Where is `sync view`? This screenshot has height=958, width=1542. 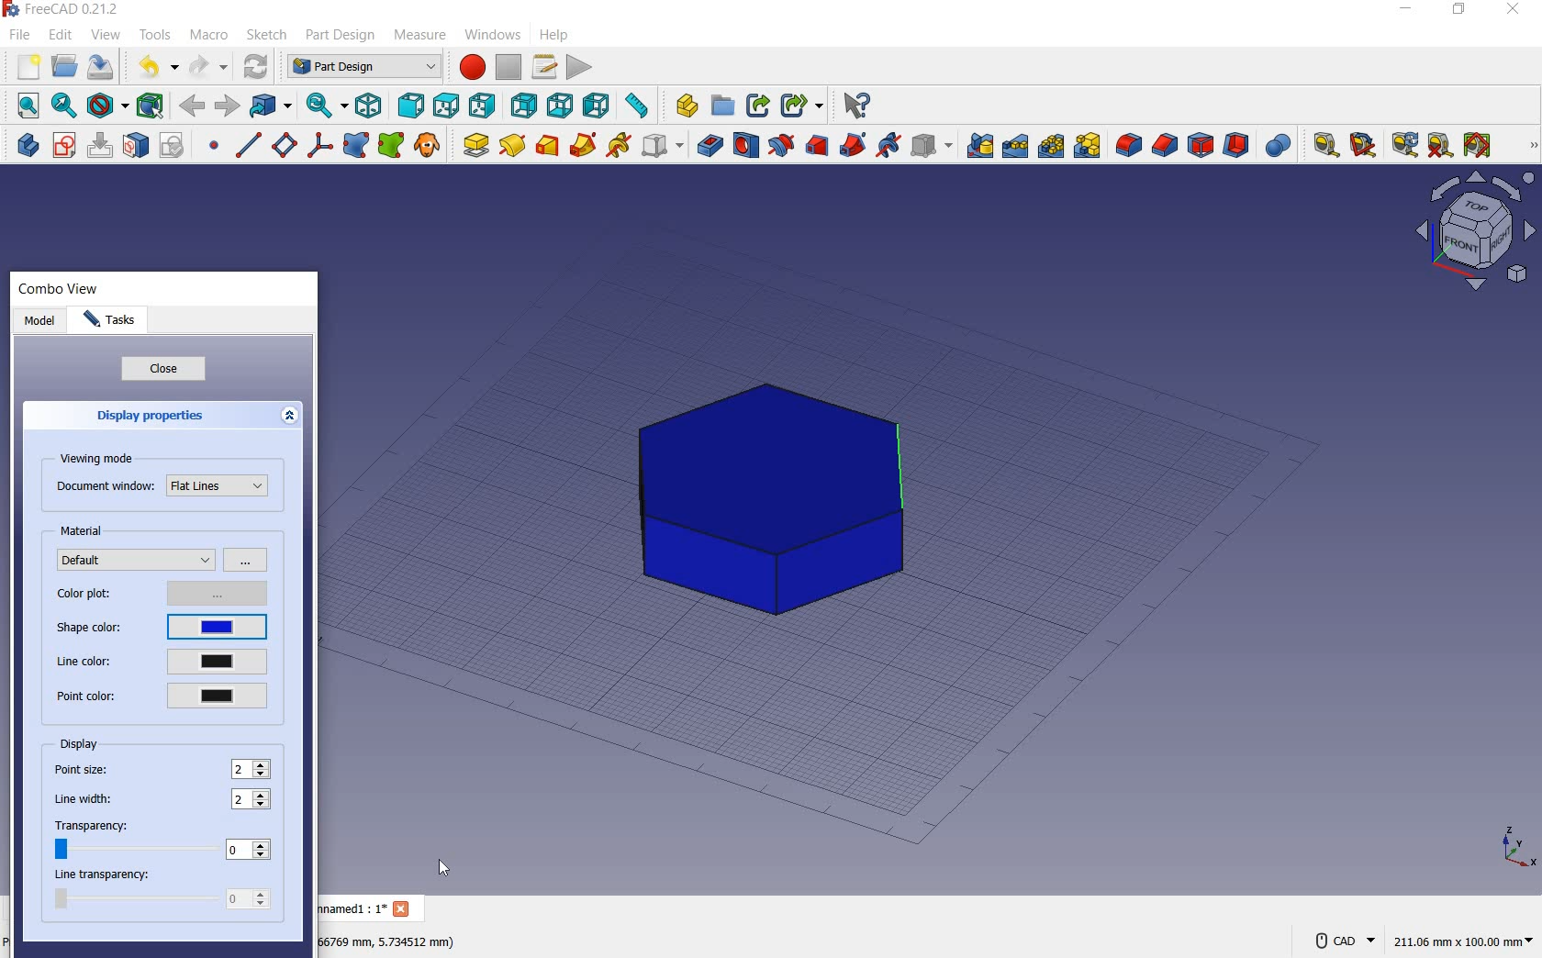 sync view is located at coordinates (325, 105).